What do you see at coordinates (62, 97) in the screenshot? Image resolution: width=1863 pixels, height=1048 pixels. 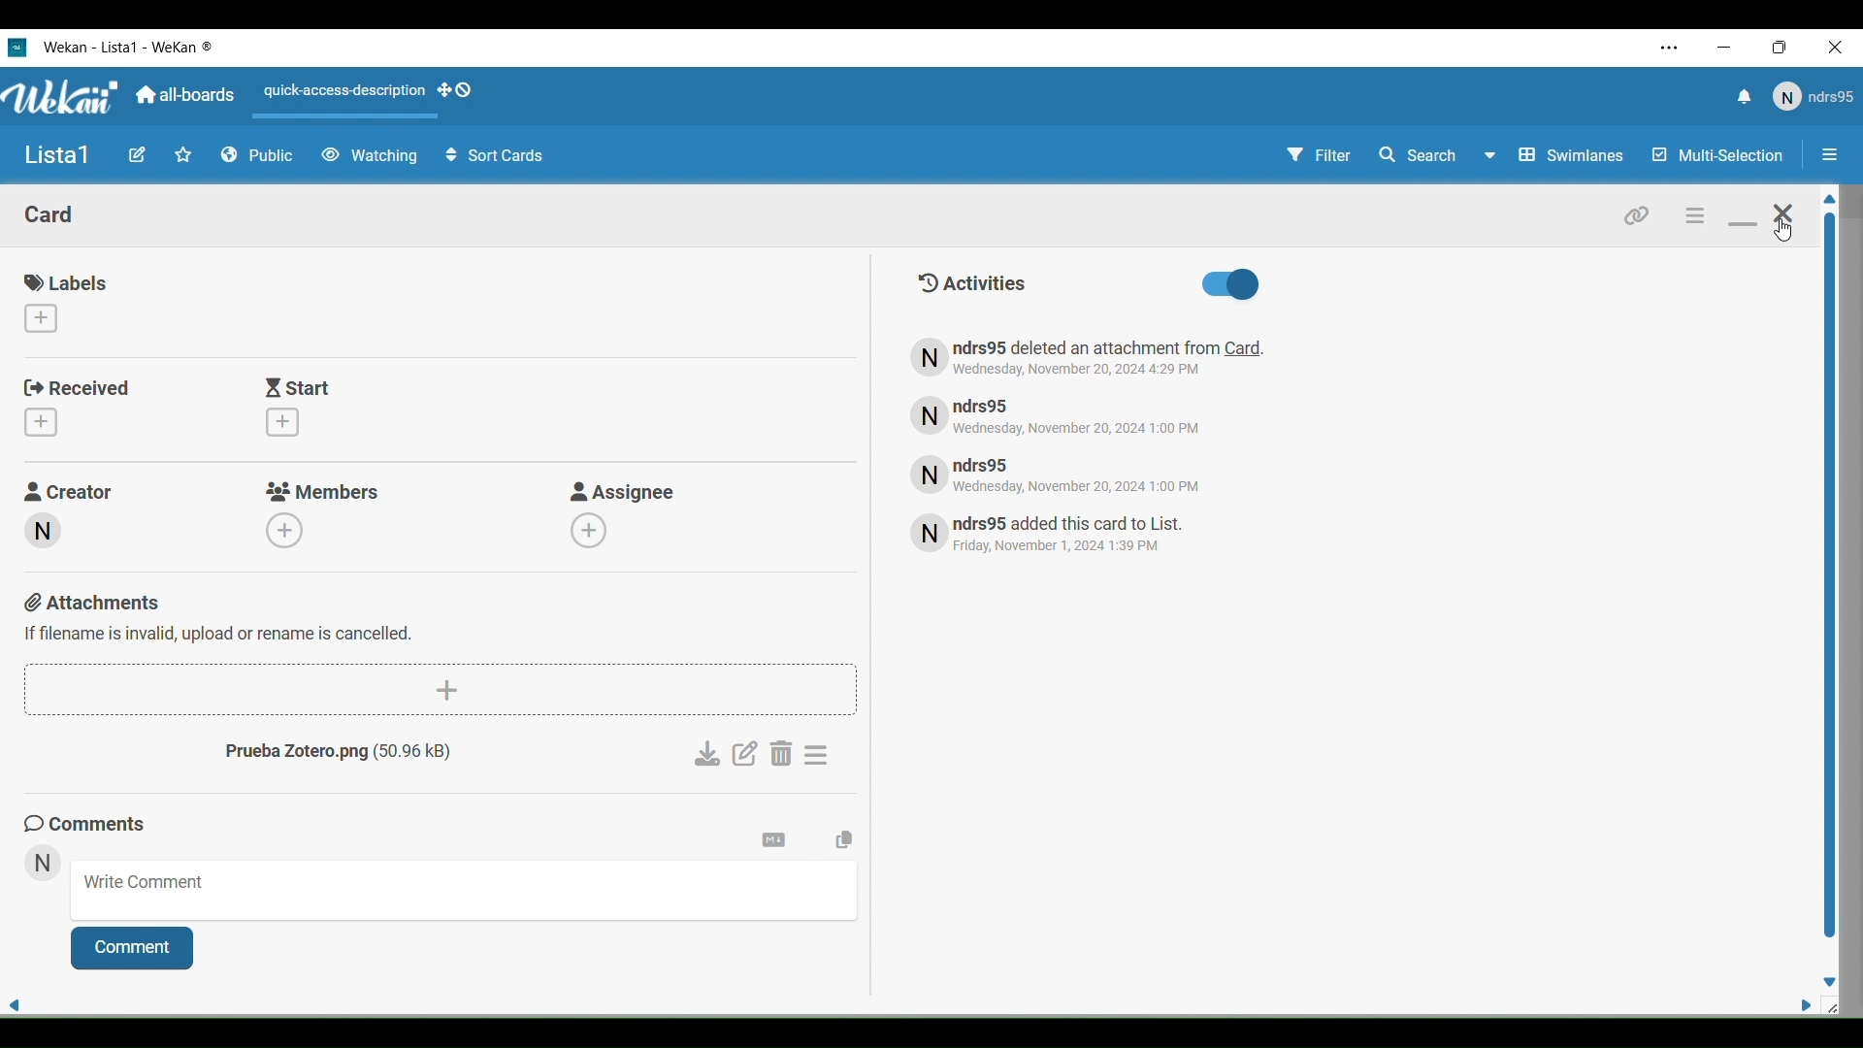 I see `WeKan` at bounding box center [62, 97].